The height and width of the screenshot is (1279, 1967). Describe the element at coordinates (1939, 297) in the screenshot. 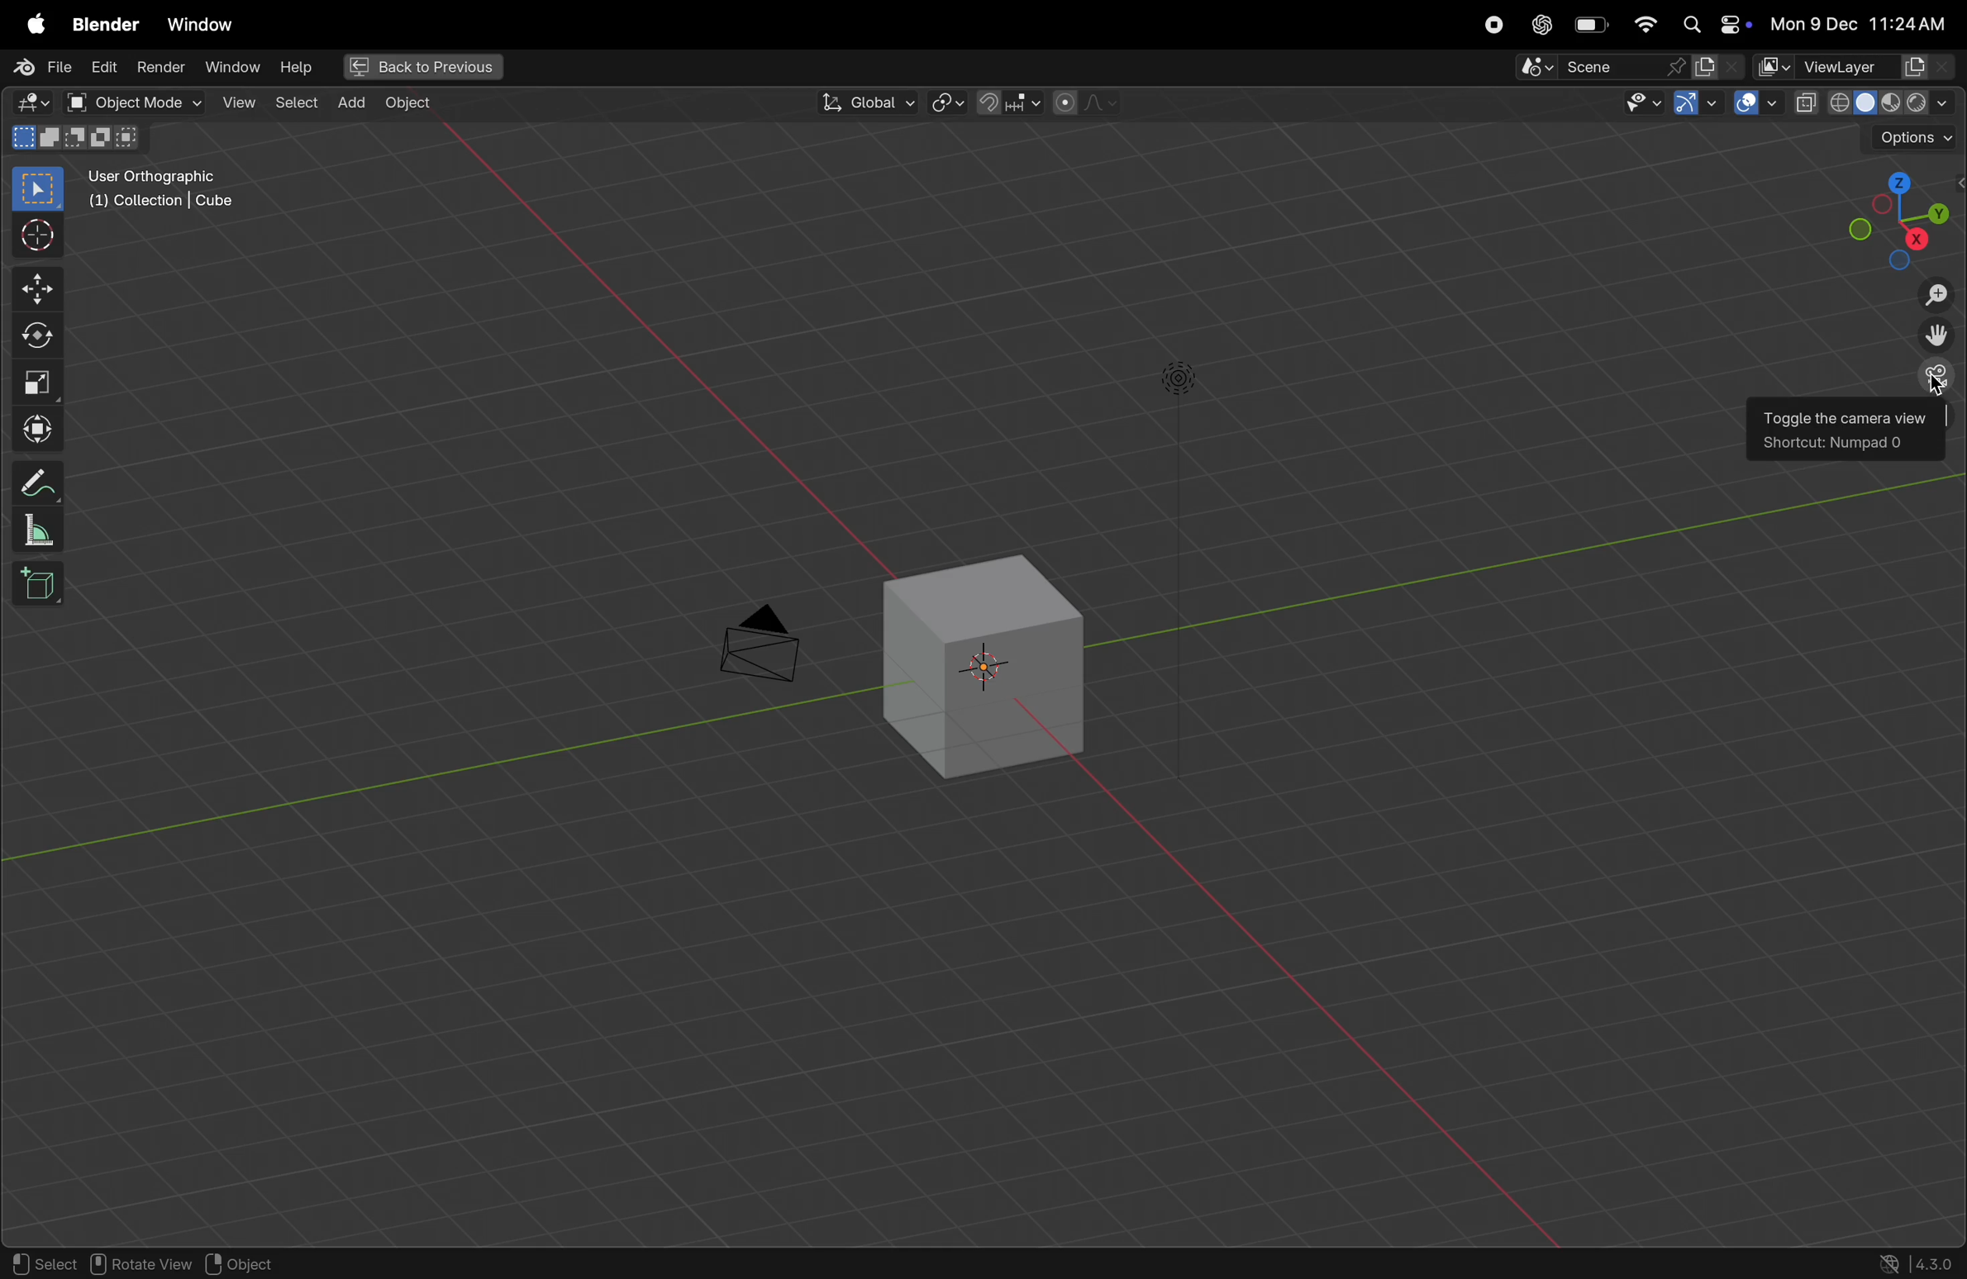

I see `zoom out` at that location.